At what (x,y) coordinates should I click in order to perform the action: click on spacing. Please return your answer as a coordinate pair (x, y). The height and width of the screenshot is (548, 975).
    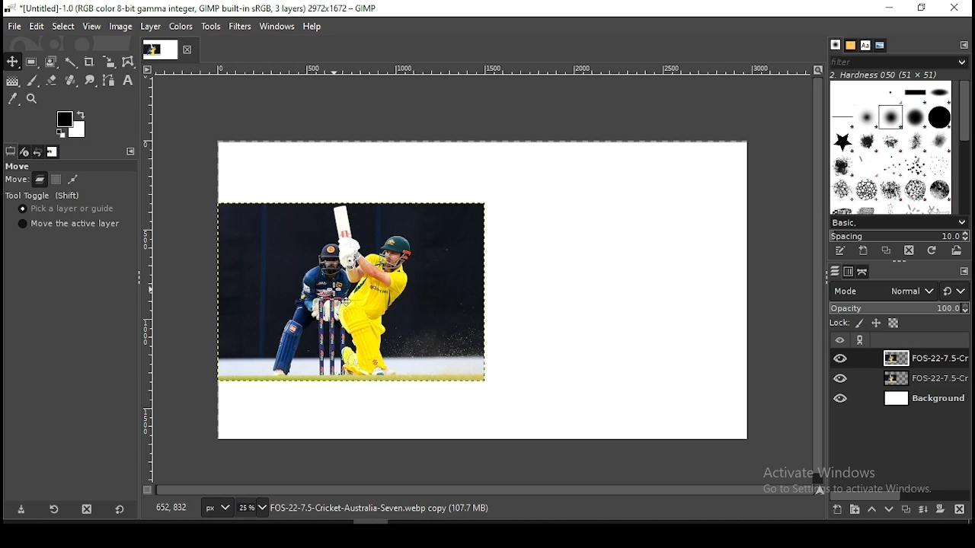
    Looking at the image, I should click on (899, 235).